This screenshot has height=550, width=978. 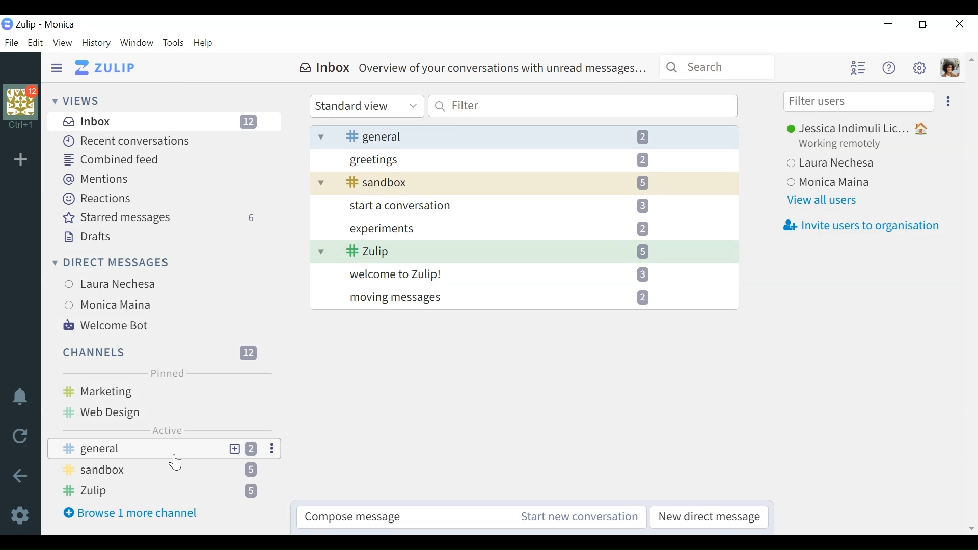 I want to click on Profile, so click(x=950, y=68).